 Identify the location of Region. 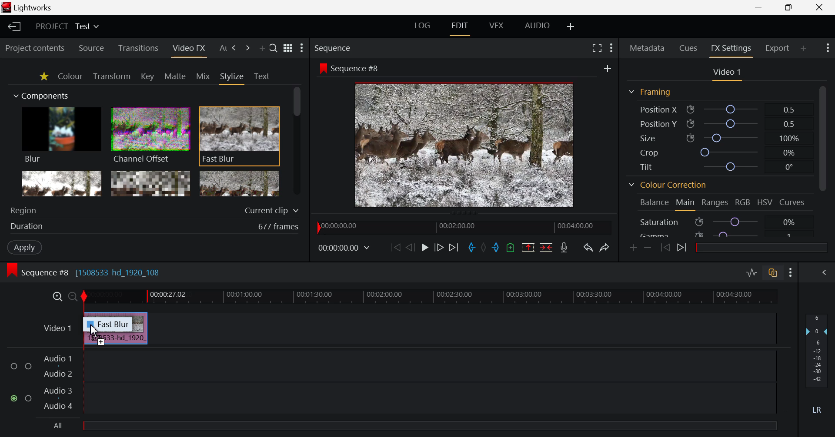
(156, 209).